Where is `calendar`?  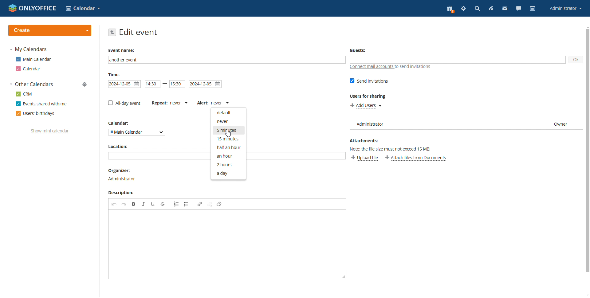
calendar is located at coordinates (29, 69).